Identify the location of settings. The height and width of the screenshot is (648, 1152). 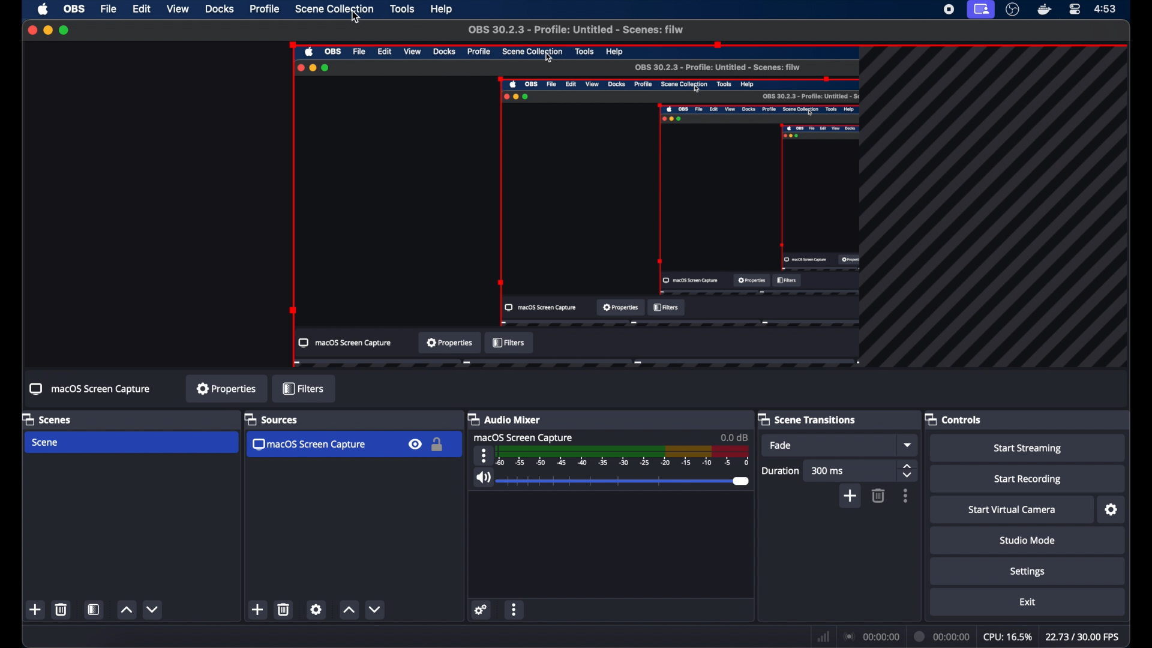
(316, 609).